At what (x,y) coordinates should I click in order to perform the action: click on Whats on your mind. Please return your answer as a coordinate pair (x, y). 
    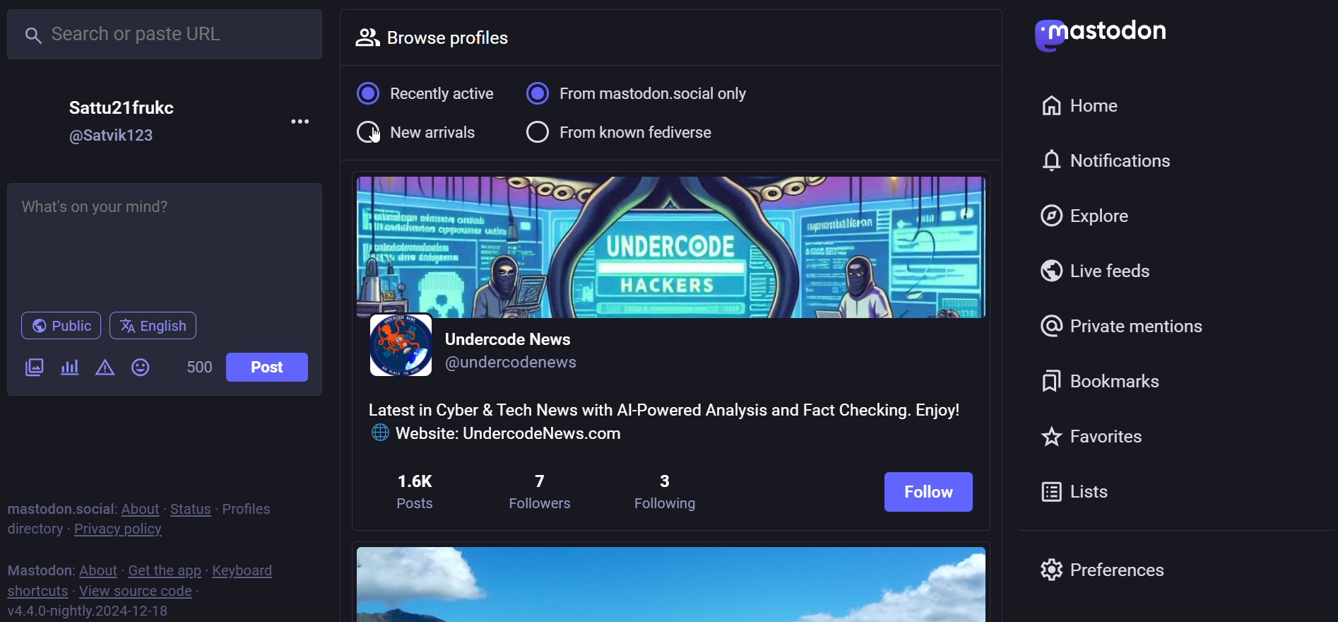
    Looking at the image, I should click on (164, 243).